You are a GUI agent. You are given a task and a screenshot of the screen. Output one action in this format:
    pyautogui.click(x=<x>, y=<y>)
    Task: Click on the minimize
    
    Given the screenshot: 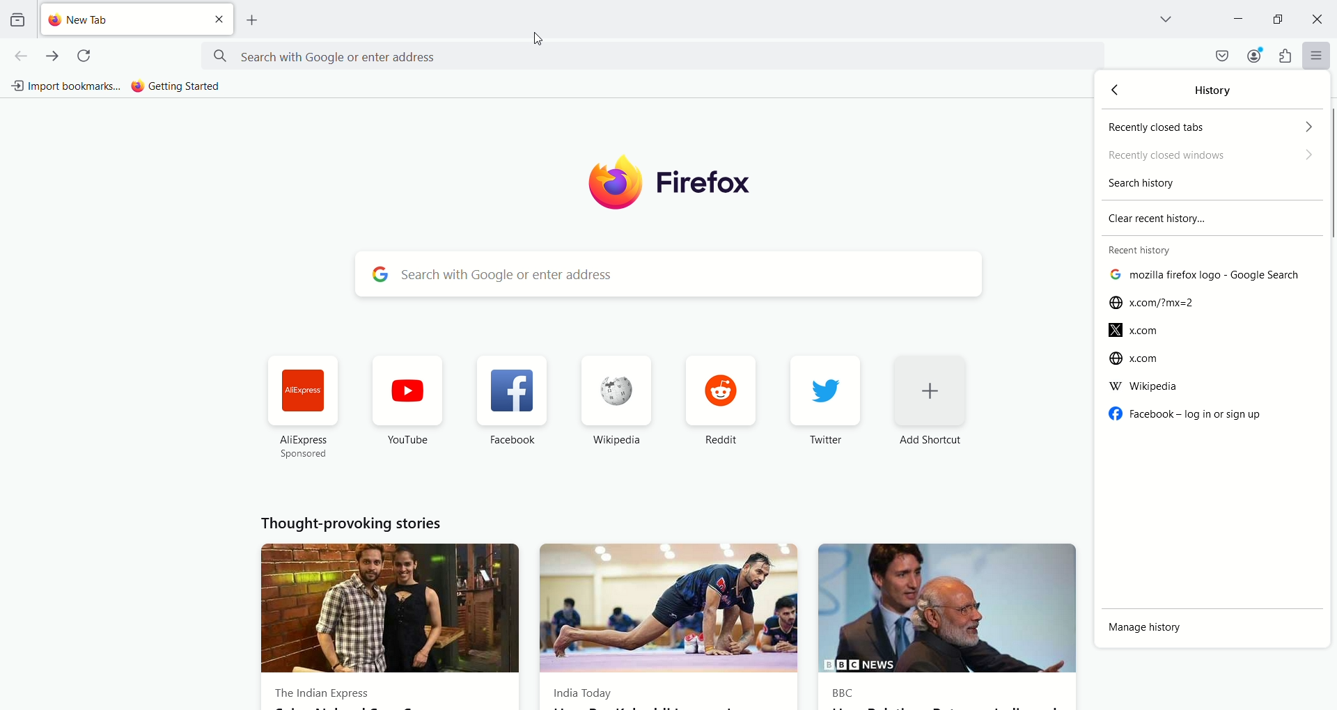 What is the action you would take?
    pyautogui.click(x=1236, y=18)
    